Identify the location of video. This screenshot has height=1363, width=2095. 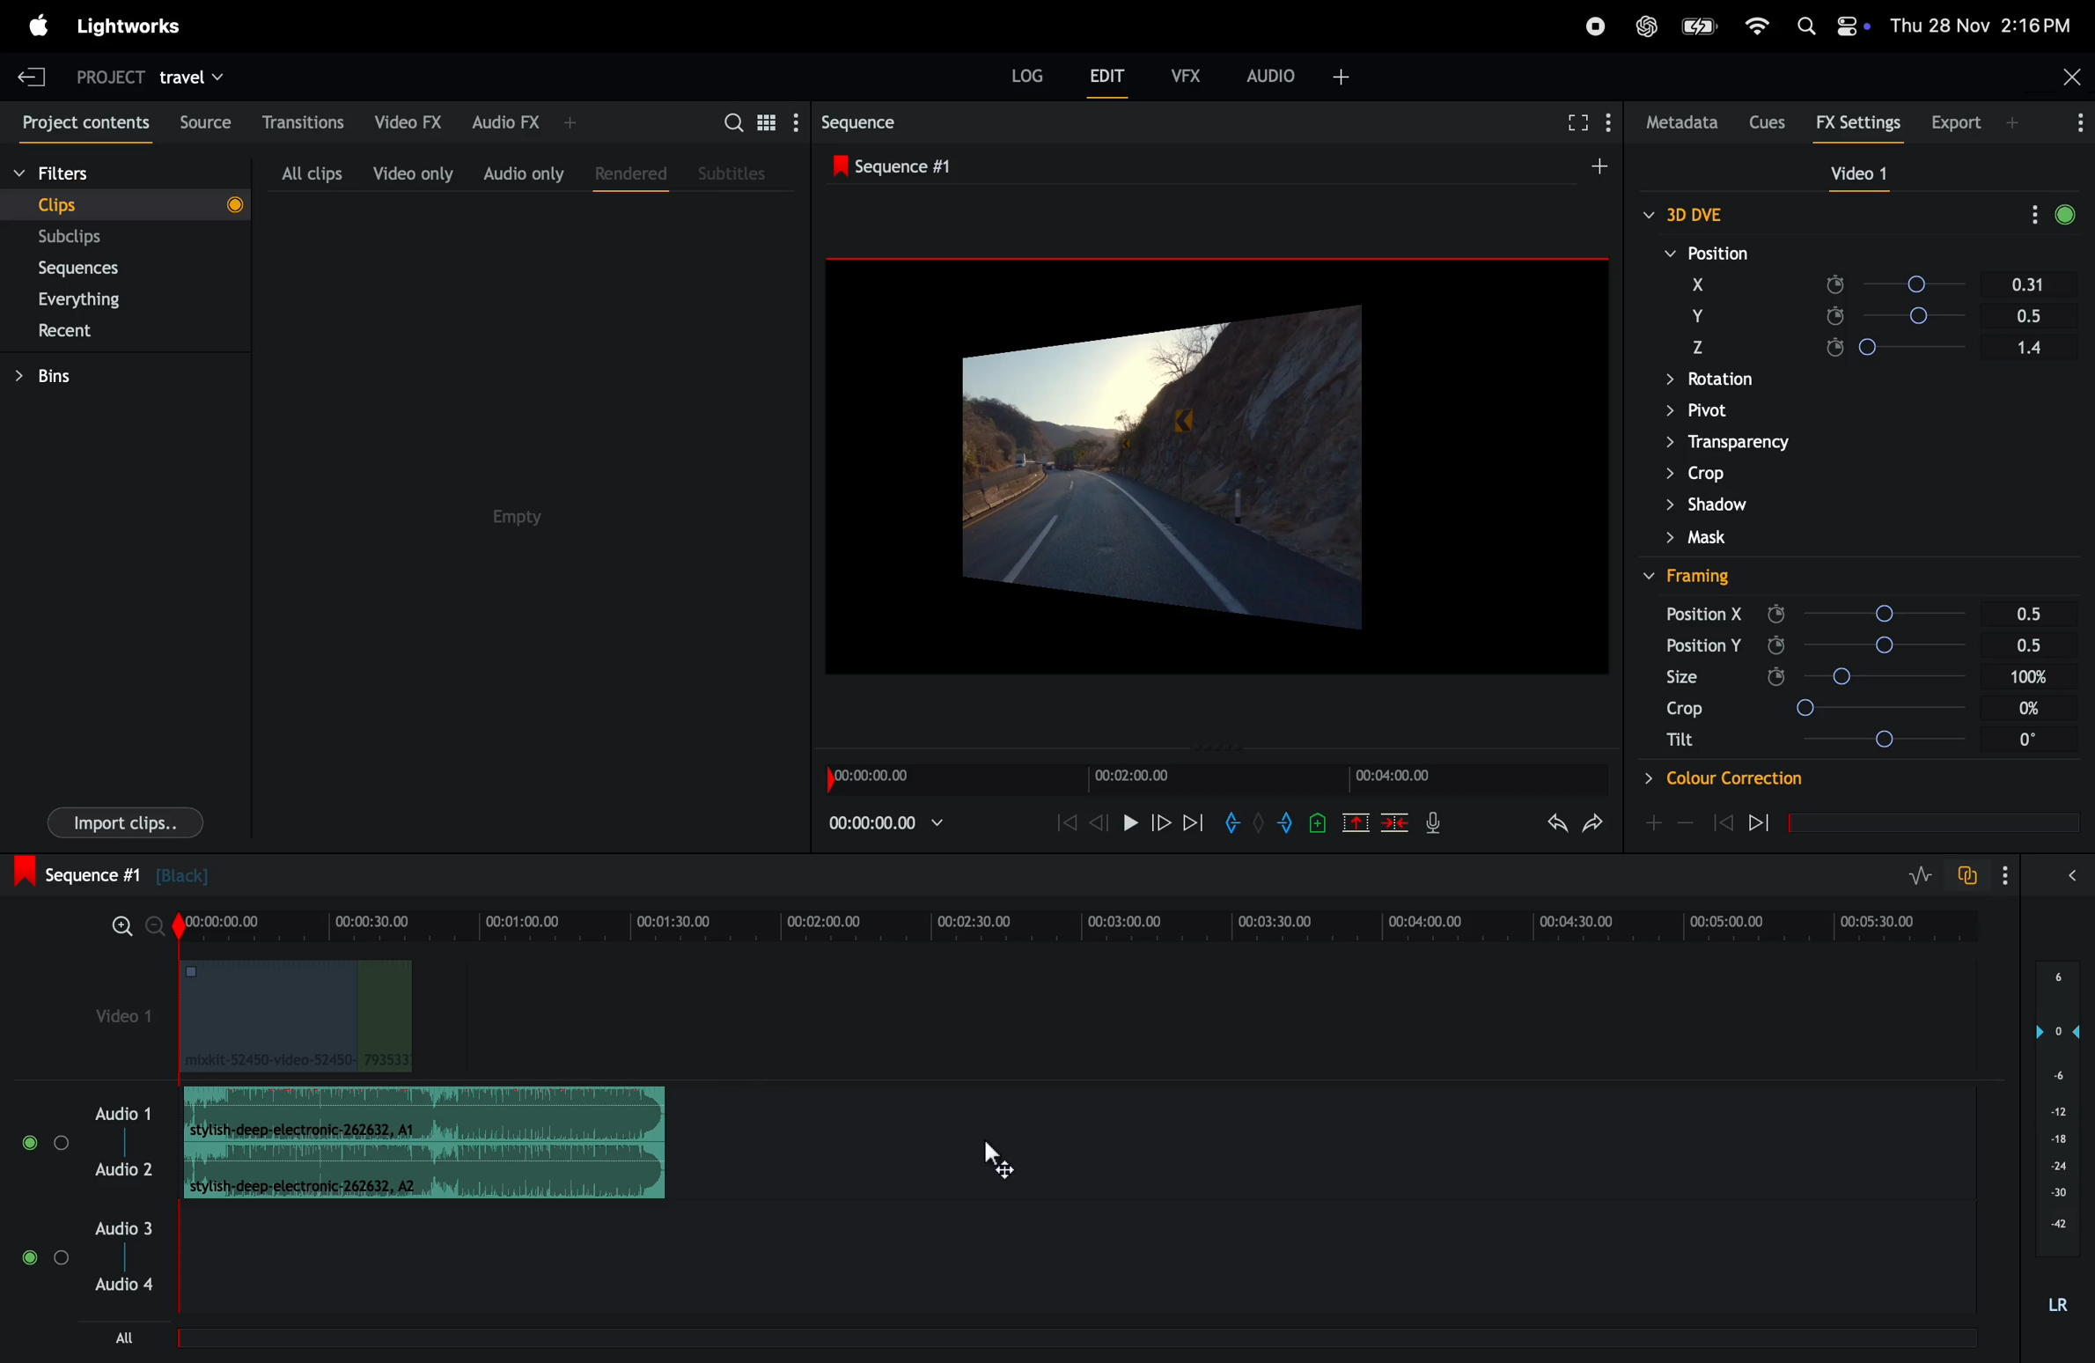
(1850, 174).